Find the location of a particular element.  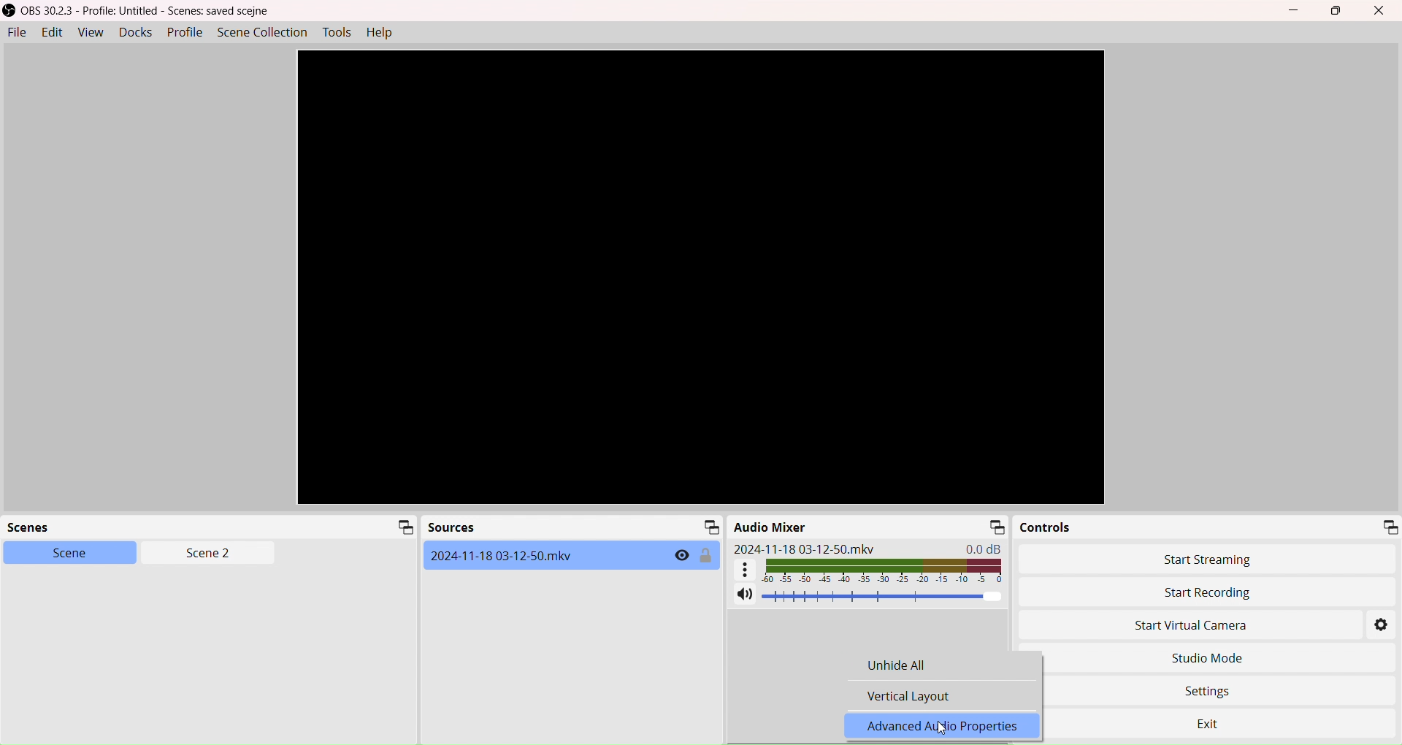

Close is located at coordinates (1383, 11).